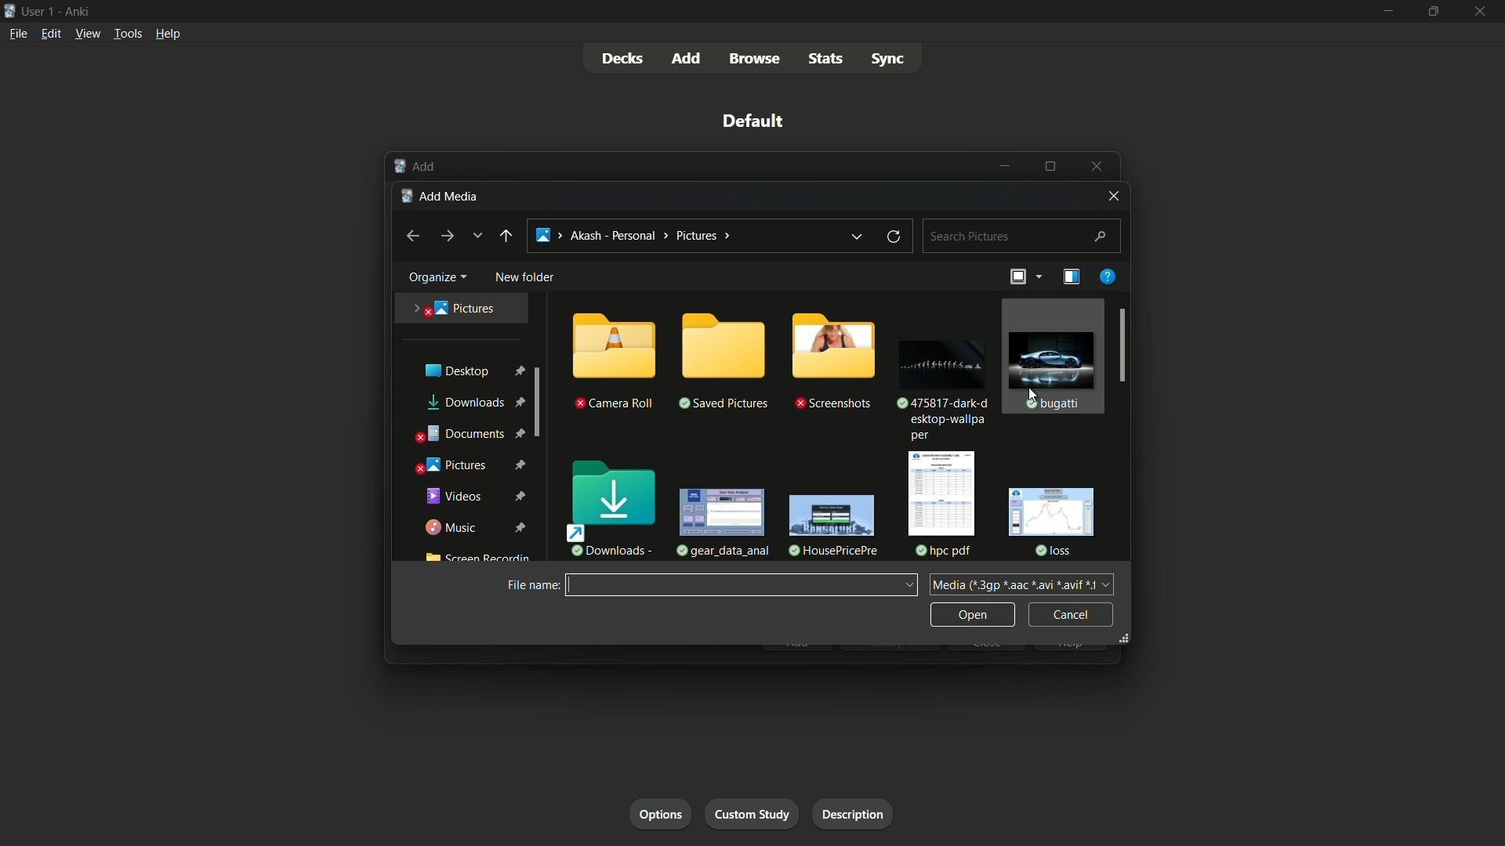 Image resolution: width=1505 pixels, height=846 pixels. What do you see at coordinates (1482, 12) in the screenshot?
I see `close app` at bounding box center [1482, 12].